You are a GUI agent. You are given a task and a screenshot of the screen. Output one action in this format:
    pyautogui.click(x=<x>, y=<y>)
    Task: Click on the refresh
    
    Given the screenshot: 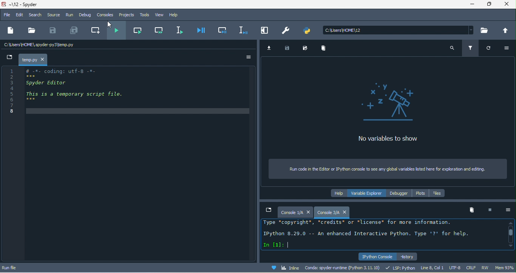 What is the action you would take?
    pyautogui.click(x=491, y=50)
    